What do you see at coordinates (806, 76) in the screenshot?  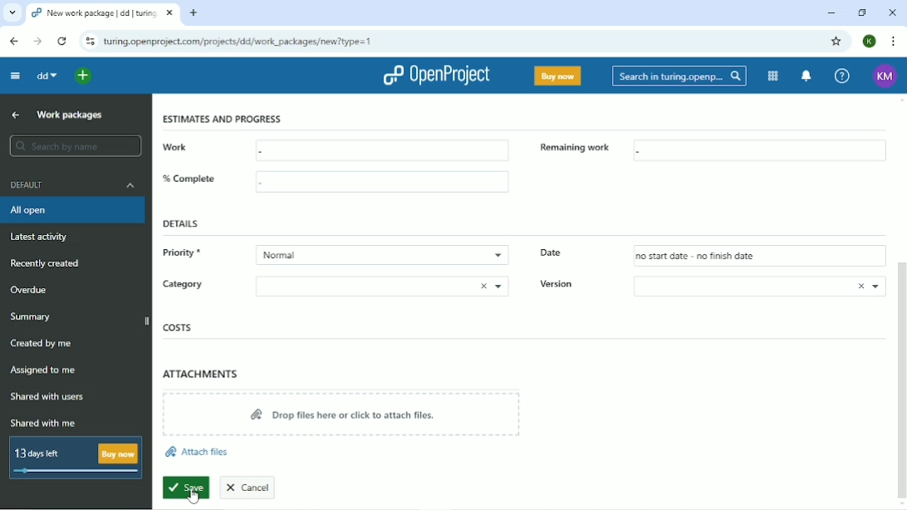 I see `To notification center` at bounding box center [806, 76].